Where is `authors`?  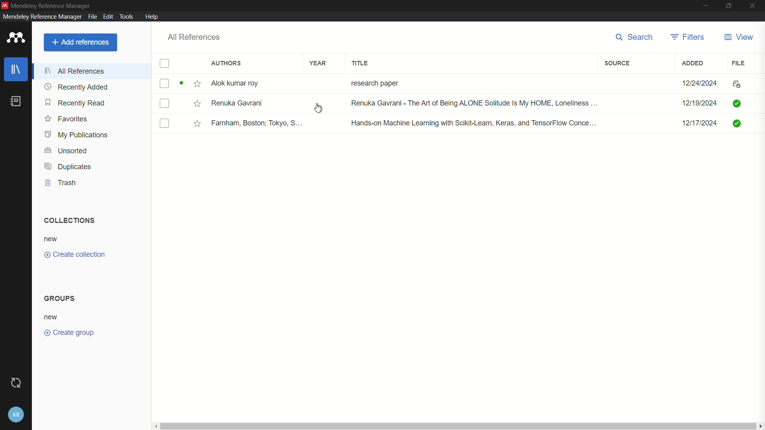
authors is located at coordinates (228, 63).